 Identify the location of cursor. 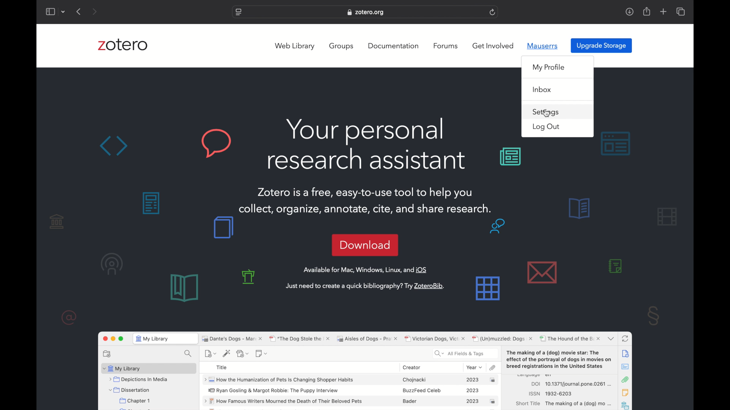
(547, 113).